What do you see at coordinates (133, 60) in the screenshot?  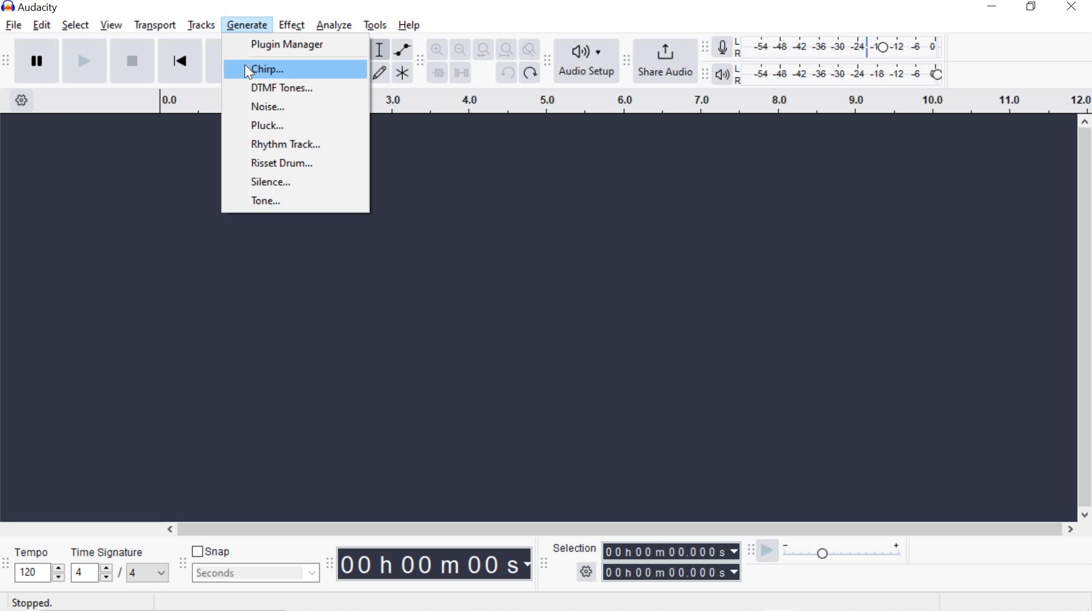 I see `Stop` at bounding box center [133, 60].